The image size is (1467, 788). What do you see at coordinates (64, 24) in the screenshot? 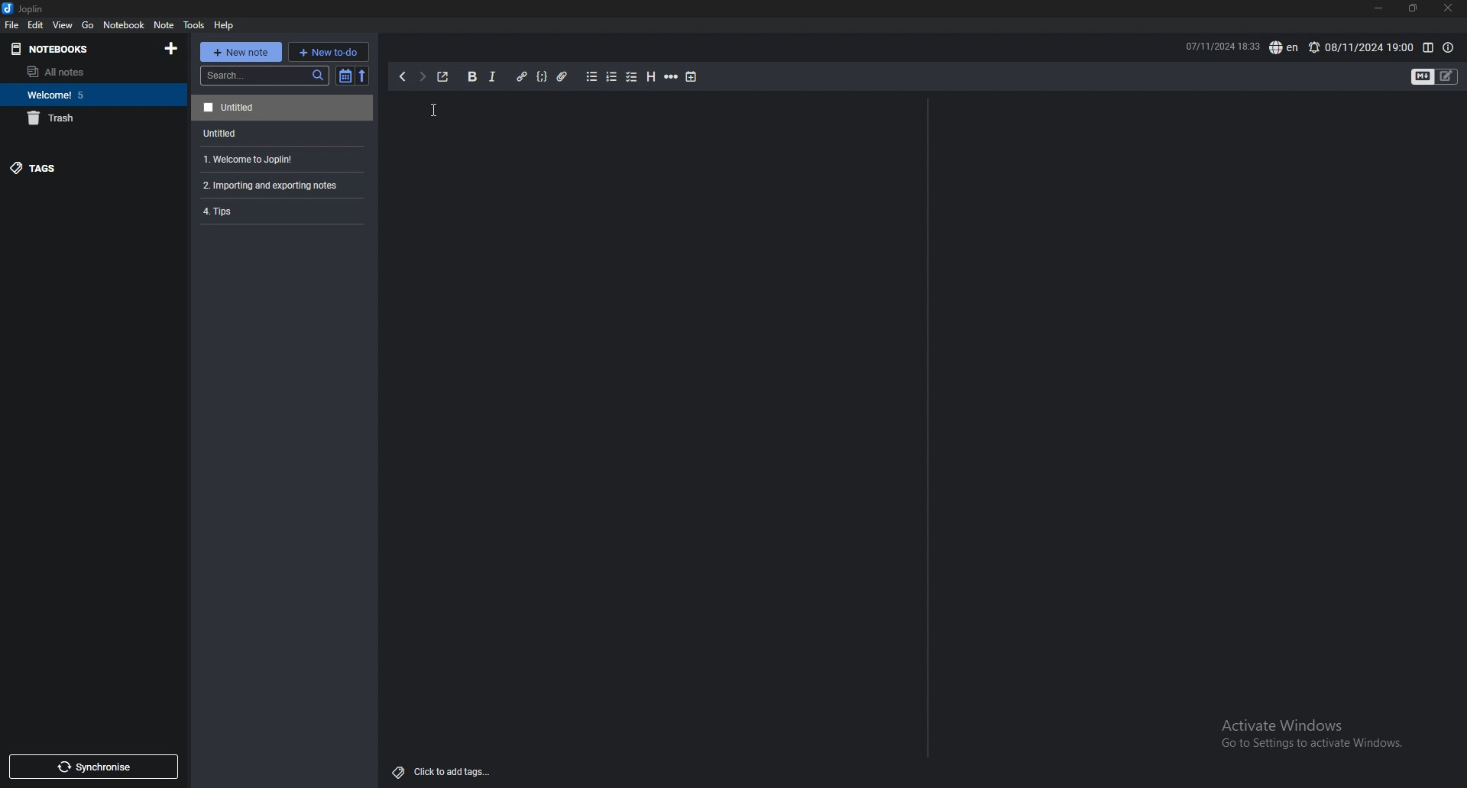
I see `view` at bounding box center [64, 24].